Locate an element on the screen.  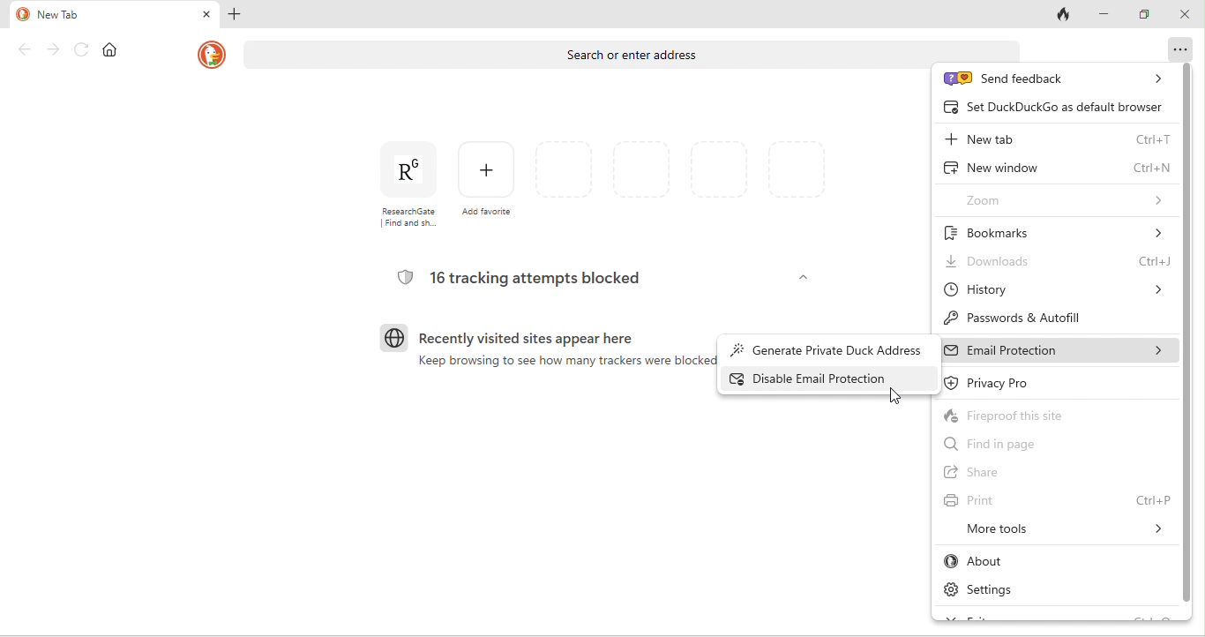
reload is located at coordinates (83, 50).